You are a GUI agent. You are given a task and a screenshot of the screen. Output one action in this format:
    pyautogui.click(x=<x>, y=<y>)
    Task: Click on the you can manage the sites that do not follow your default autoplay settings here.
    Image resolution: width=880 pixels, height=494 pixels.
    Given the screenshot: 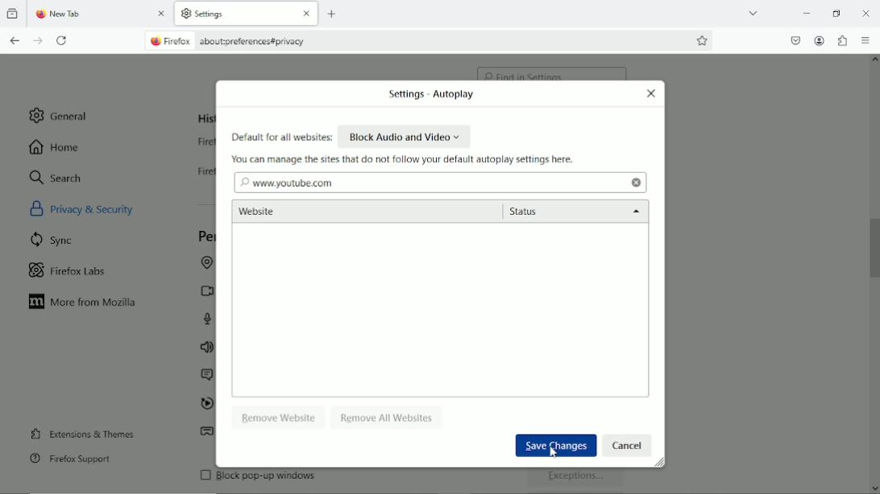 What is the action you would take?
    pyautogui.click(x=405, y=159)
    